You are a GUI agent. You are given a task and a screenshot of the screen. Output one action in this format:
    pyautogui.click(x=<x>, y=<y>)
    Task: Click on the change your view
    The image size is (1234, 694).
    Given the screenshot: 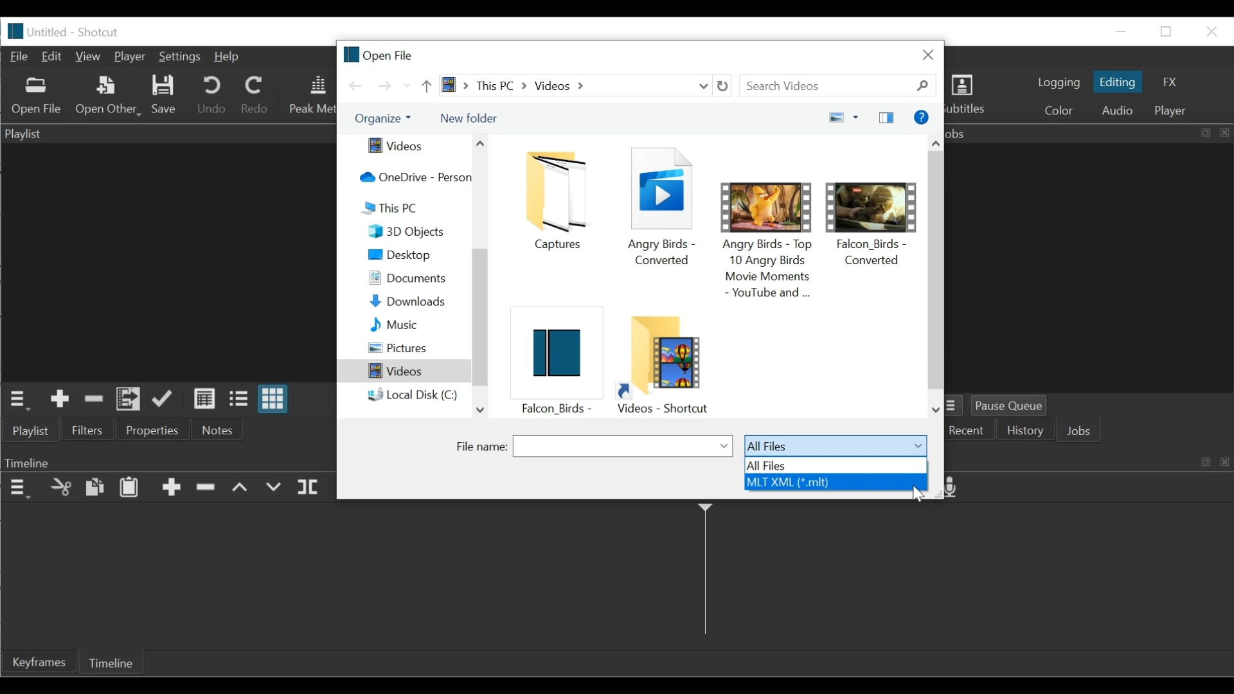 What is the action you would take?
    pyautogui.click(x=832, y=118)
    